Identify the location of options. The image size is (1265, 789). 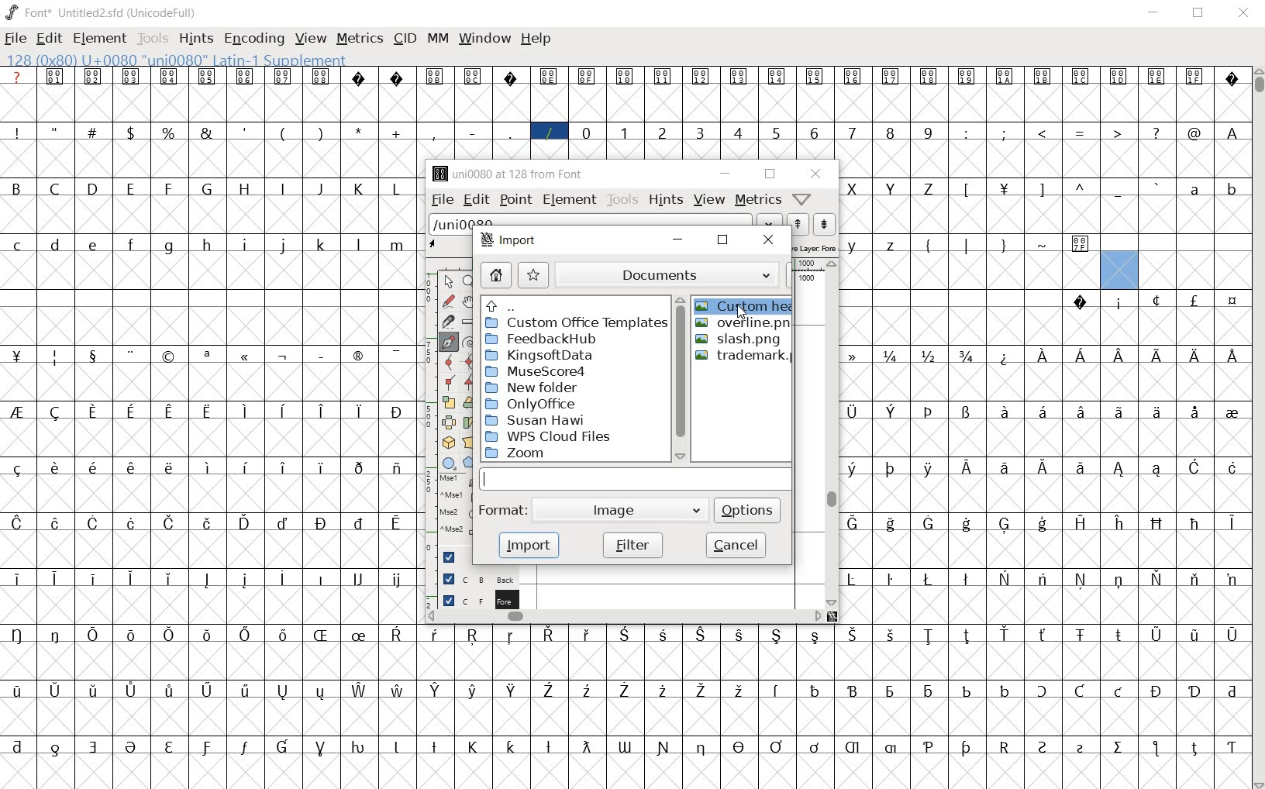
(747, 510).